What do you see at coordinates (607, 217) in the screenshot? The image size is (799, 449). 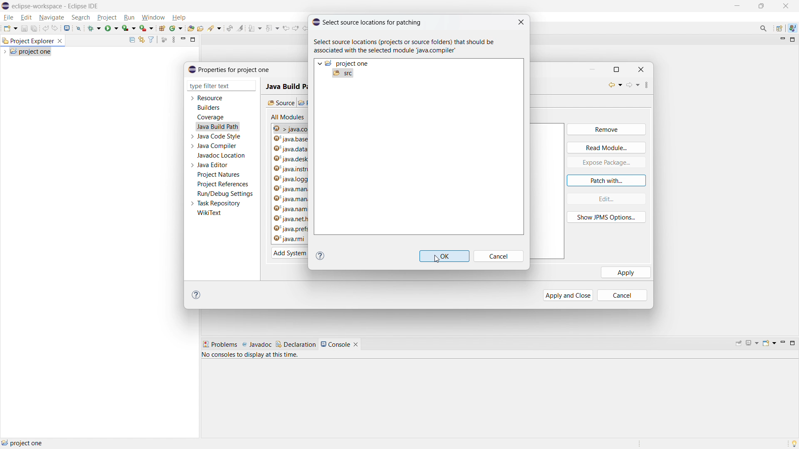 I see `show JPMS option` at bounding box center [607, 217].